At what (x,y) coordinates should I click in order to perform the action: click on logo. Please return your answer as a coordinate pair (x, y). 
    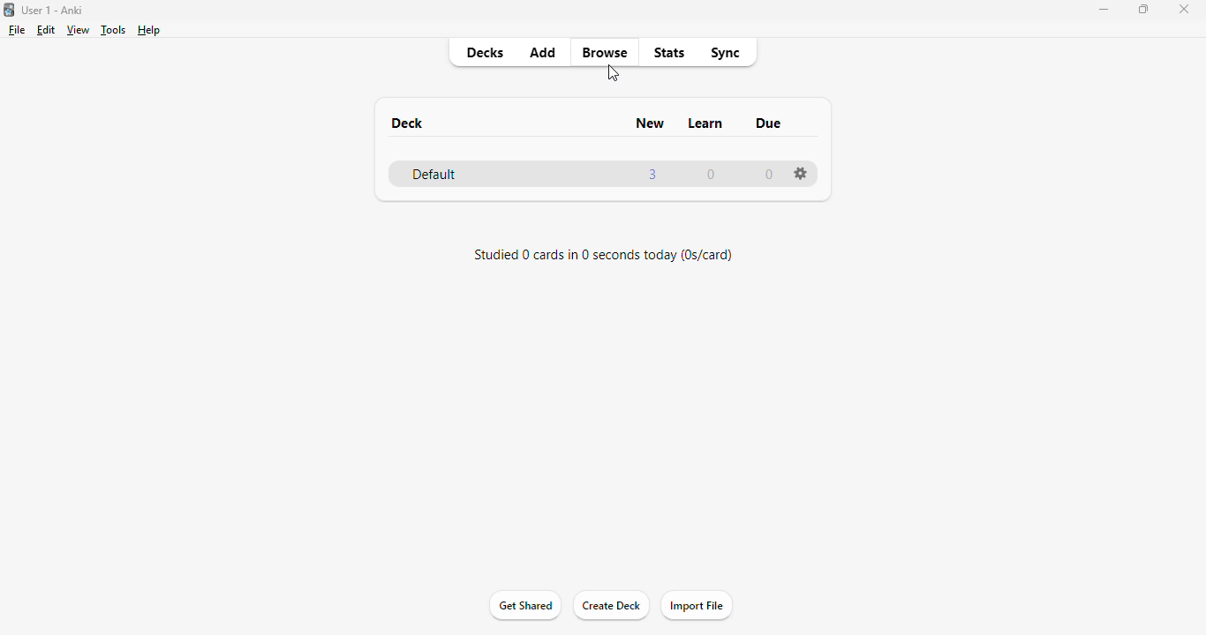
    Looking at the image, I should click on (9, 10).